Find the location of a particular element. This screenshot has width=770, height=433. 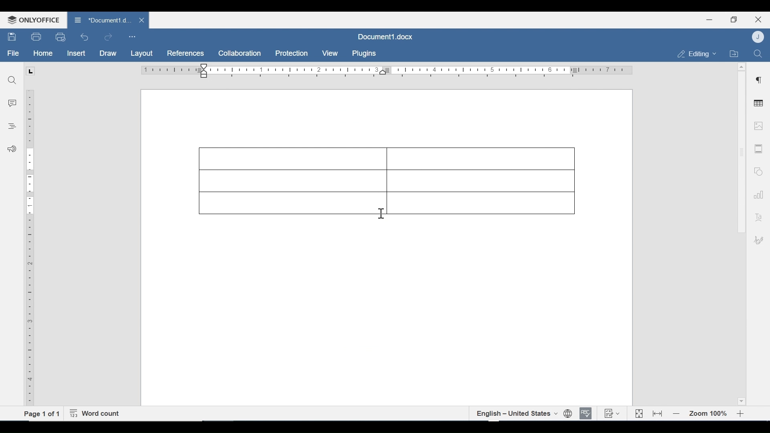

Open Filelocation is located at coordinates (734, 53).